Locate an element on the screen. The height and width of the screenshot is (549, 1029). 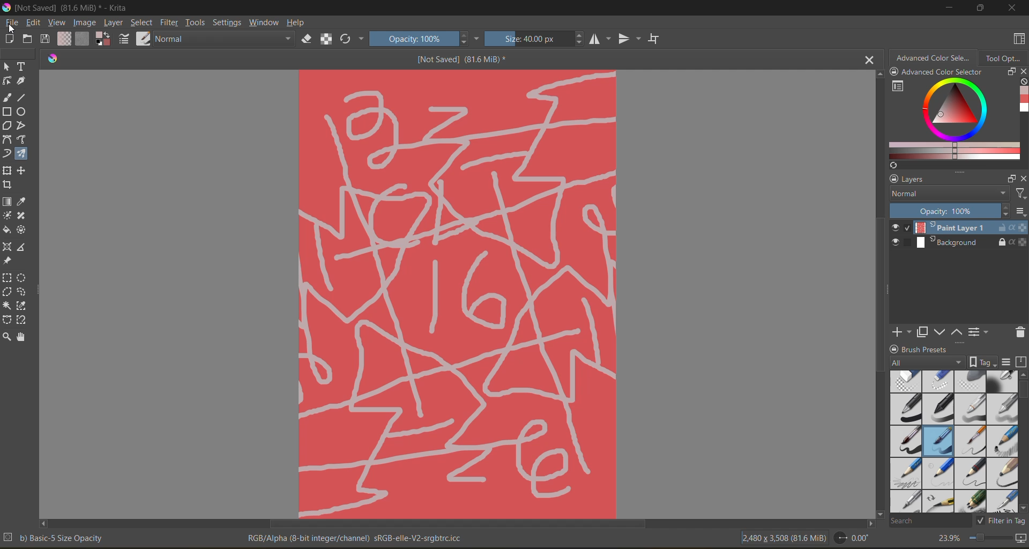
tool is located at coordinates (24, 139).